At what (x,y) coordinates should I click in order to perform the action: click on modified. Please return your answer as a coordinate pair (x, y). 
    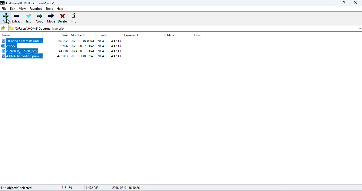
    Looking at the image, I should click on (78, 35).